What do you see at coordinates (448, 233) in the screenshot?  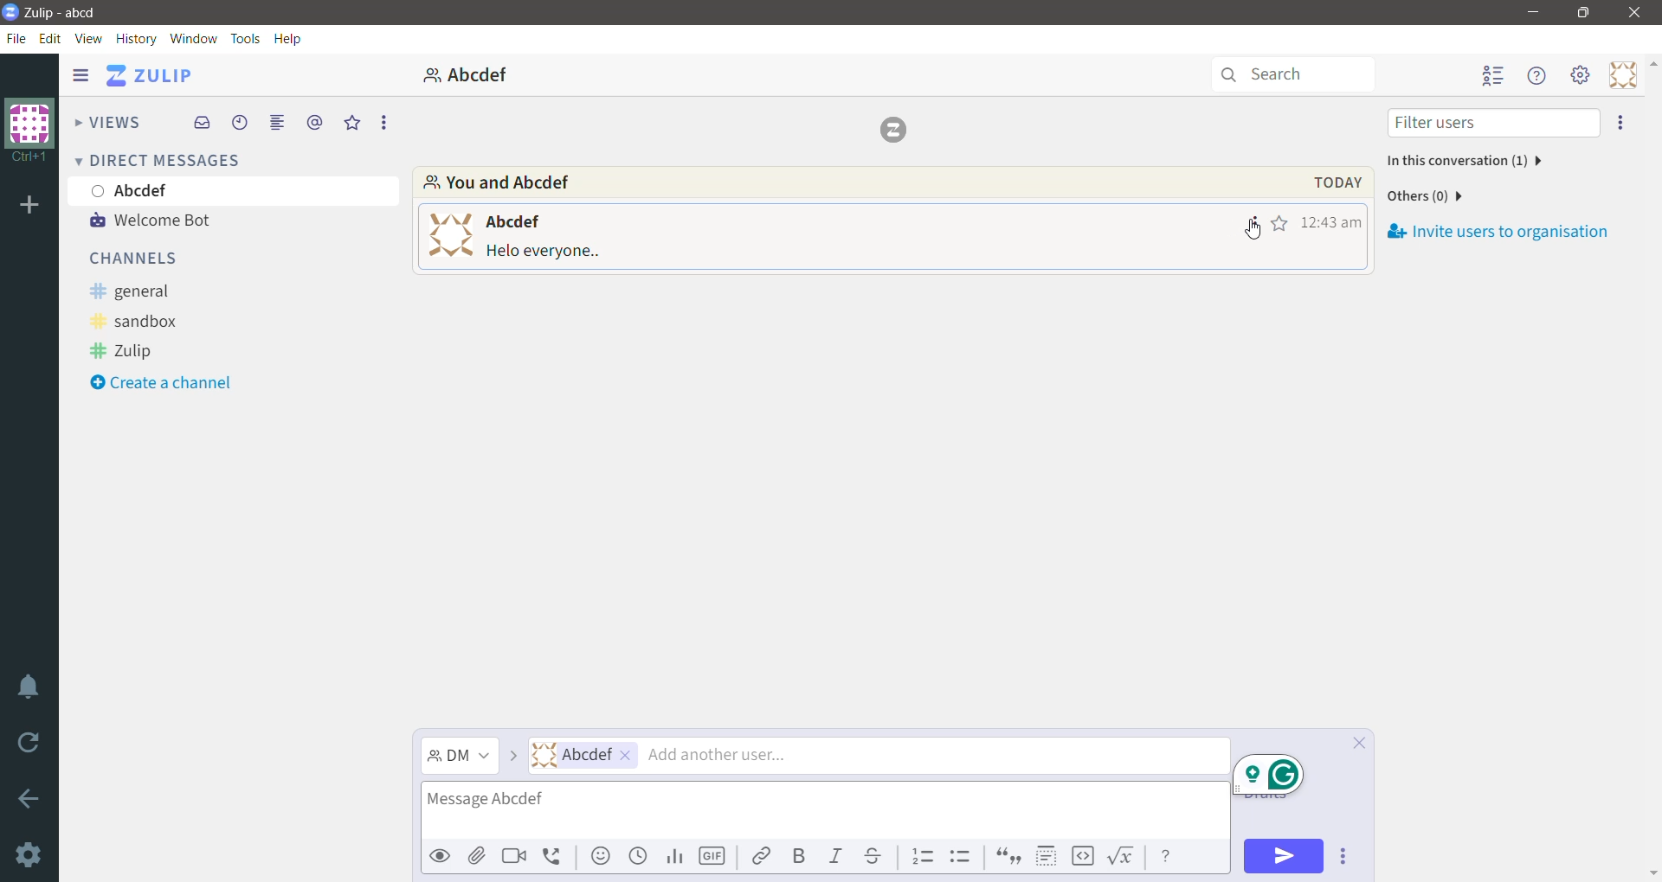 I see `user profile` at bounding box center [448, 233].